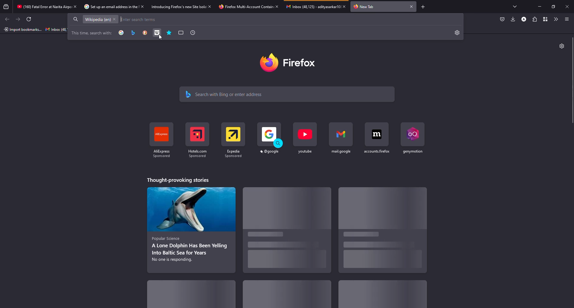  Describe the element at coordinates (502, 19) in the screenshot. I see `save to packet` at that location.